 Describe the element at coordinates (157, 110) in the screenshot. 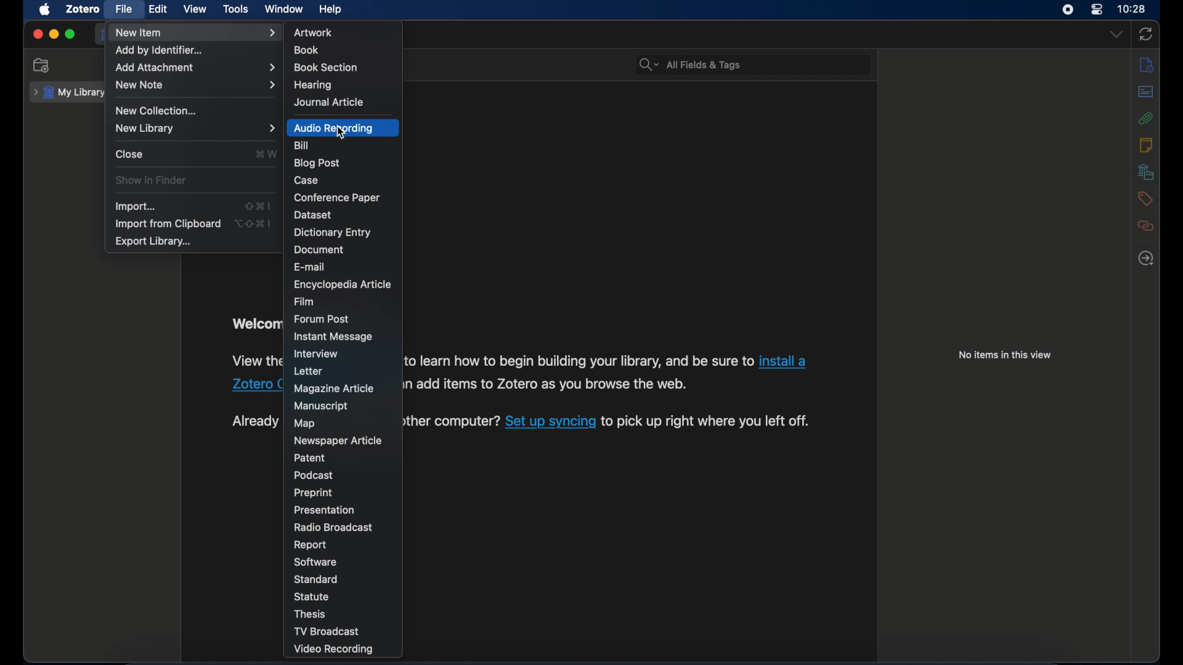

I see `new collection` at that location.